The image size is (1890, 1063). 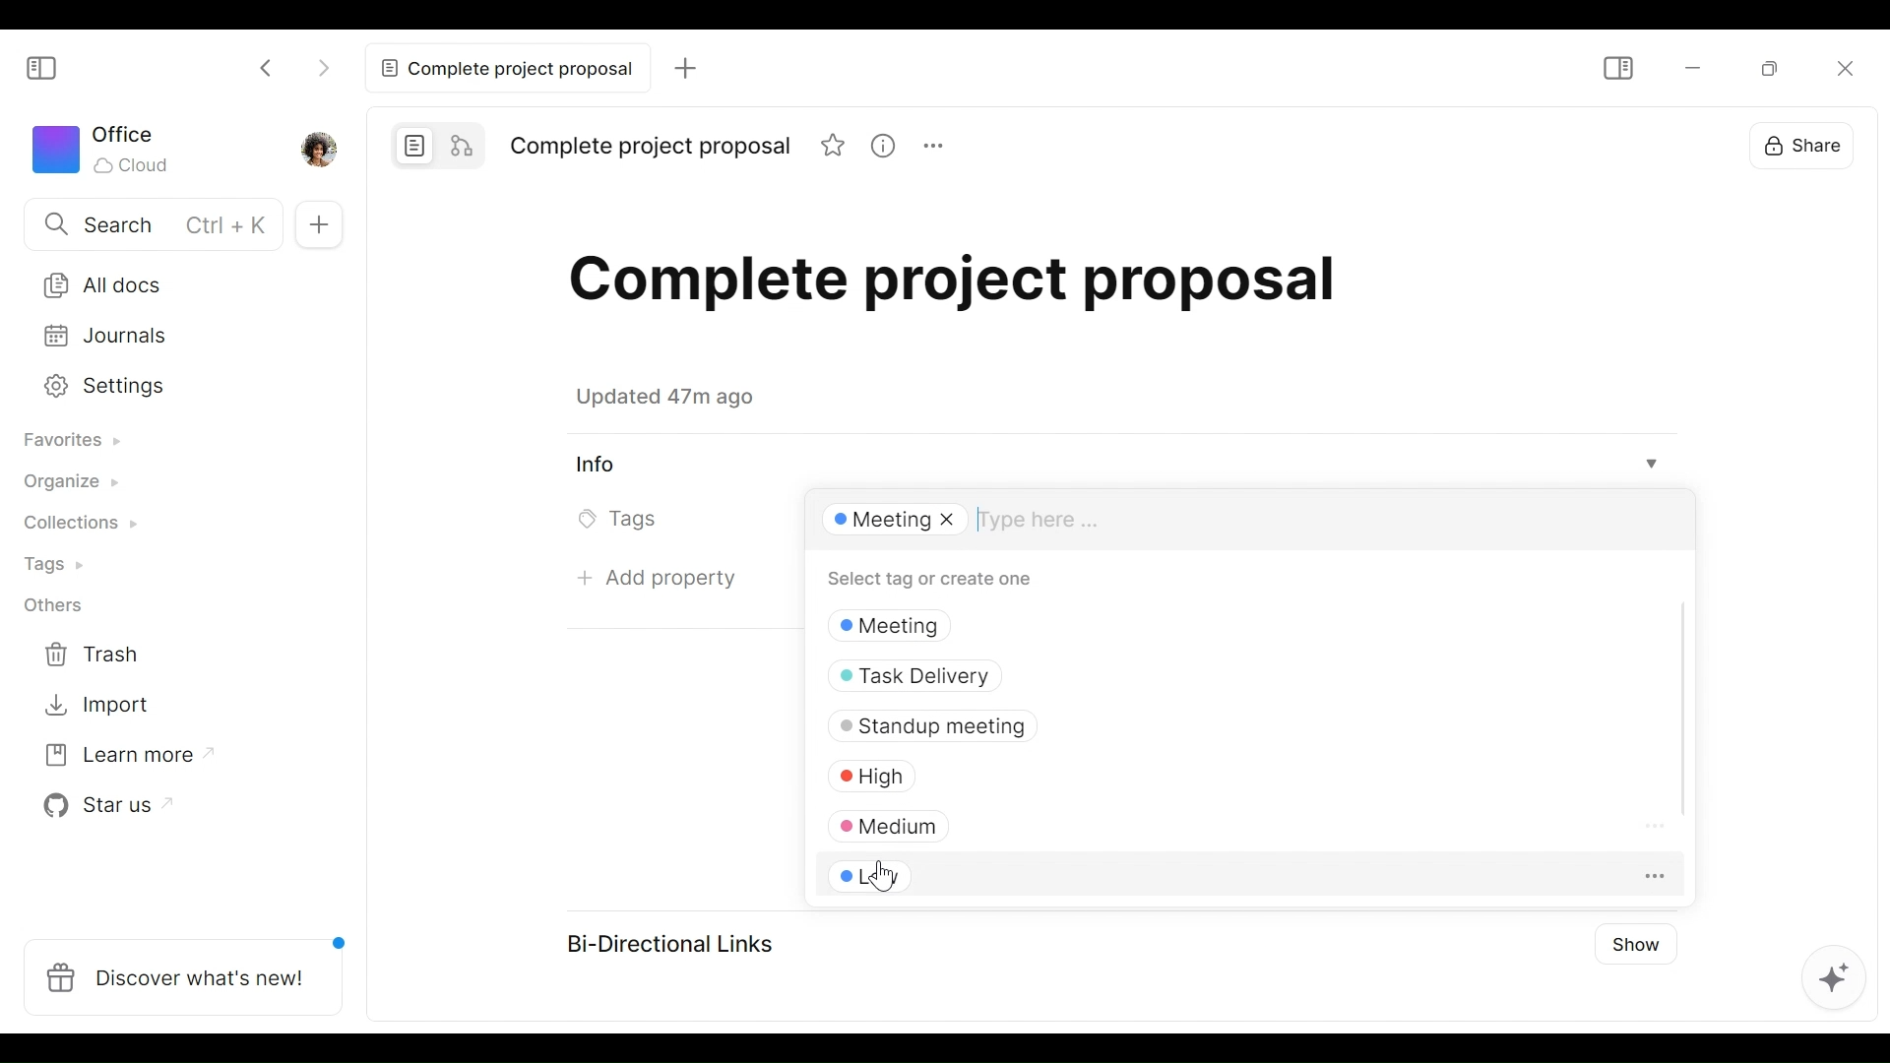 I want to click on View Info, so click(x=1120, y=465).